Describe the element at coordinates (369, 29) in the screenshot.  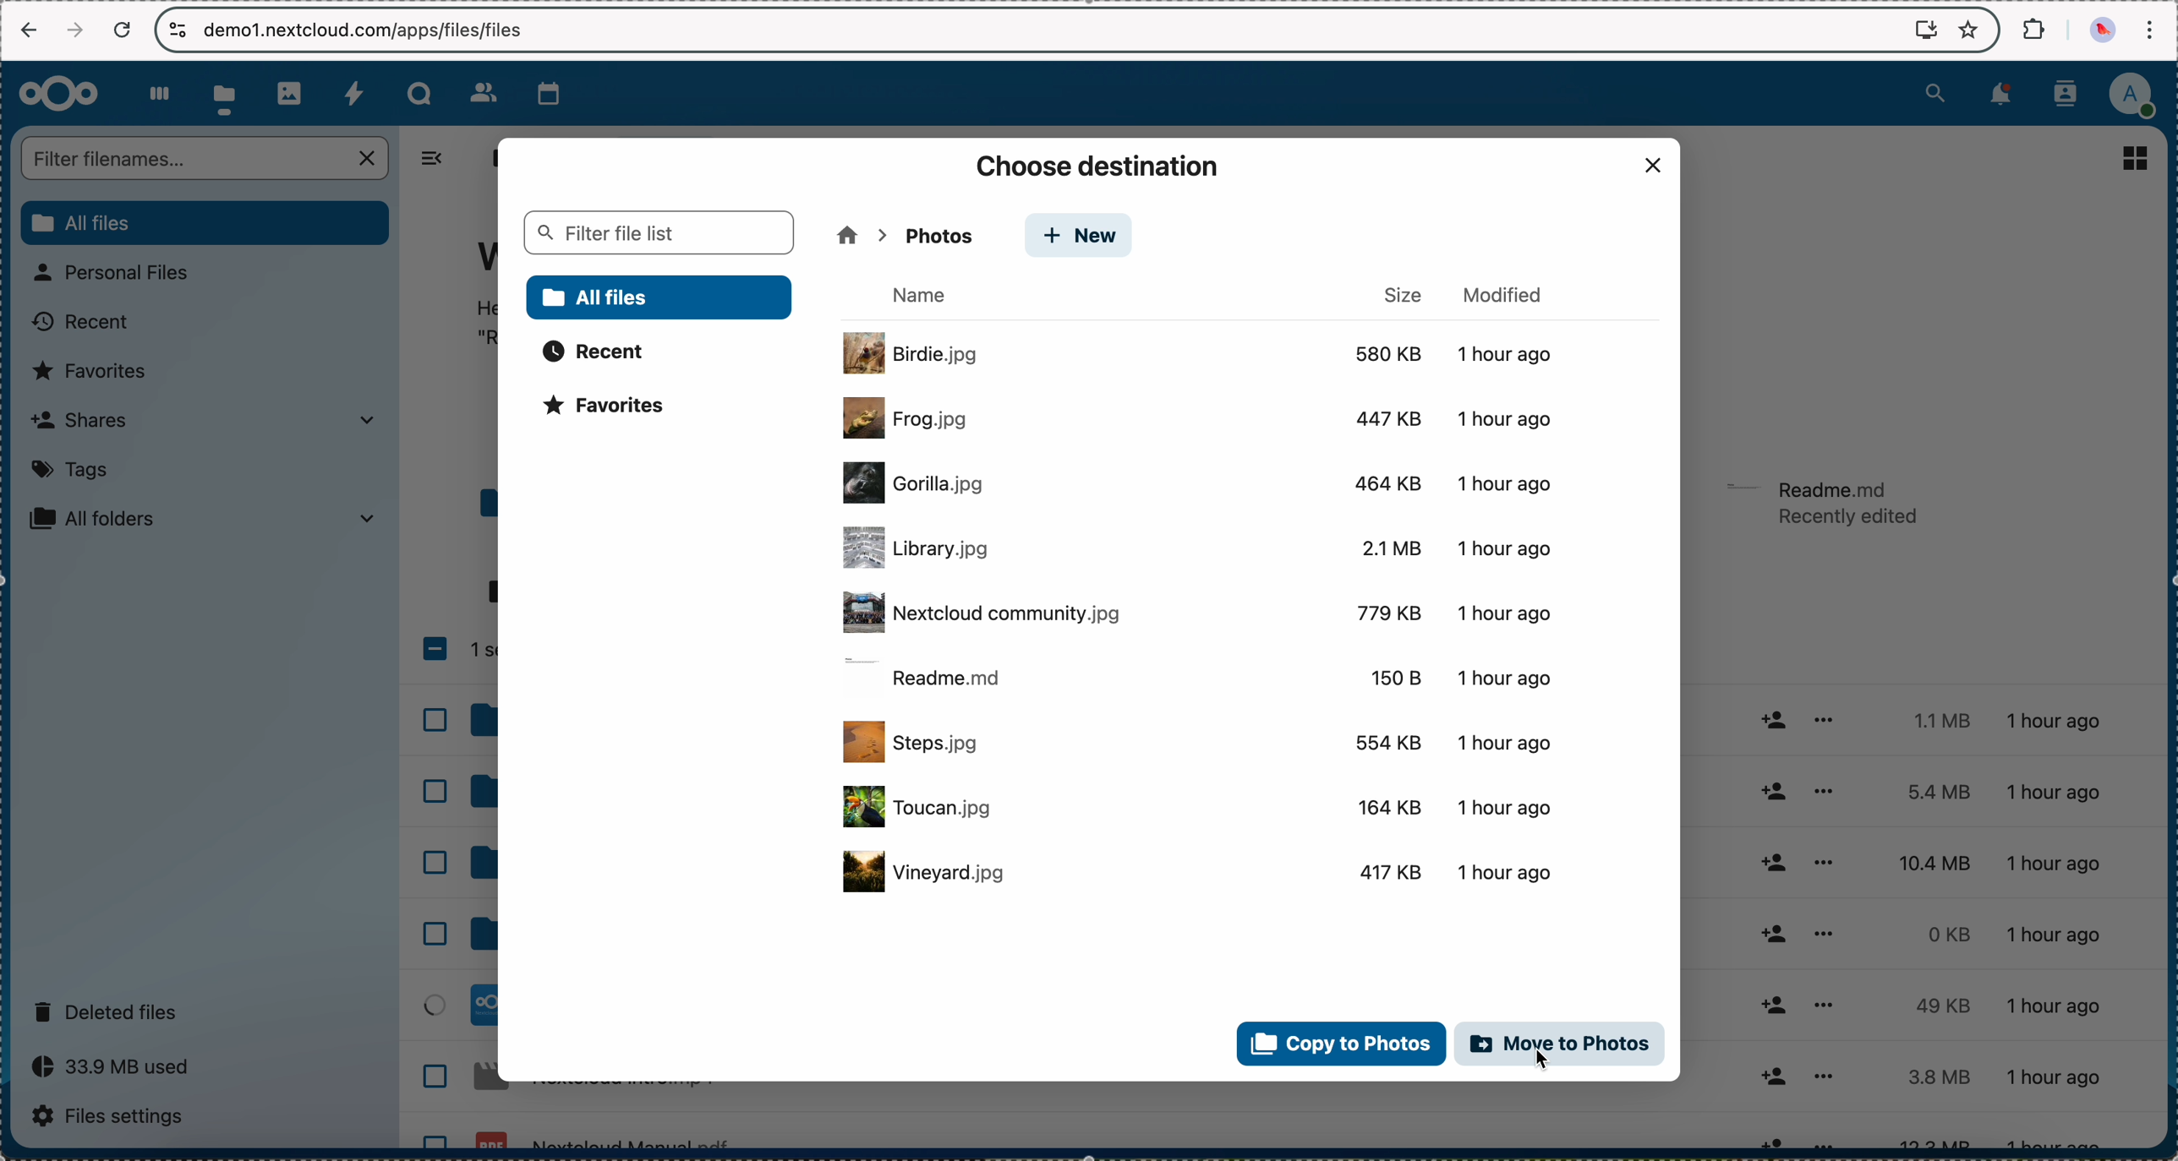
I see `URL` at that location.